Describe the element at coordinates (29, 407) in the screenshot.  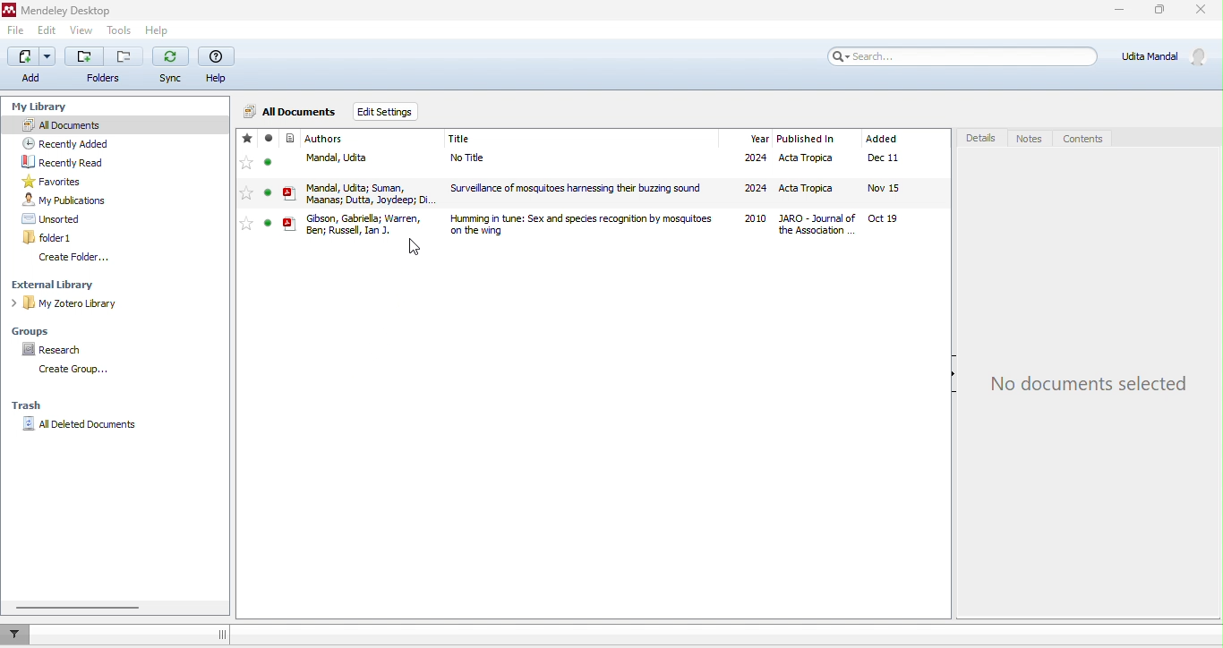
I see `trash` at that location.